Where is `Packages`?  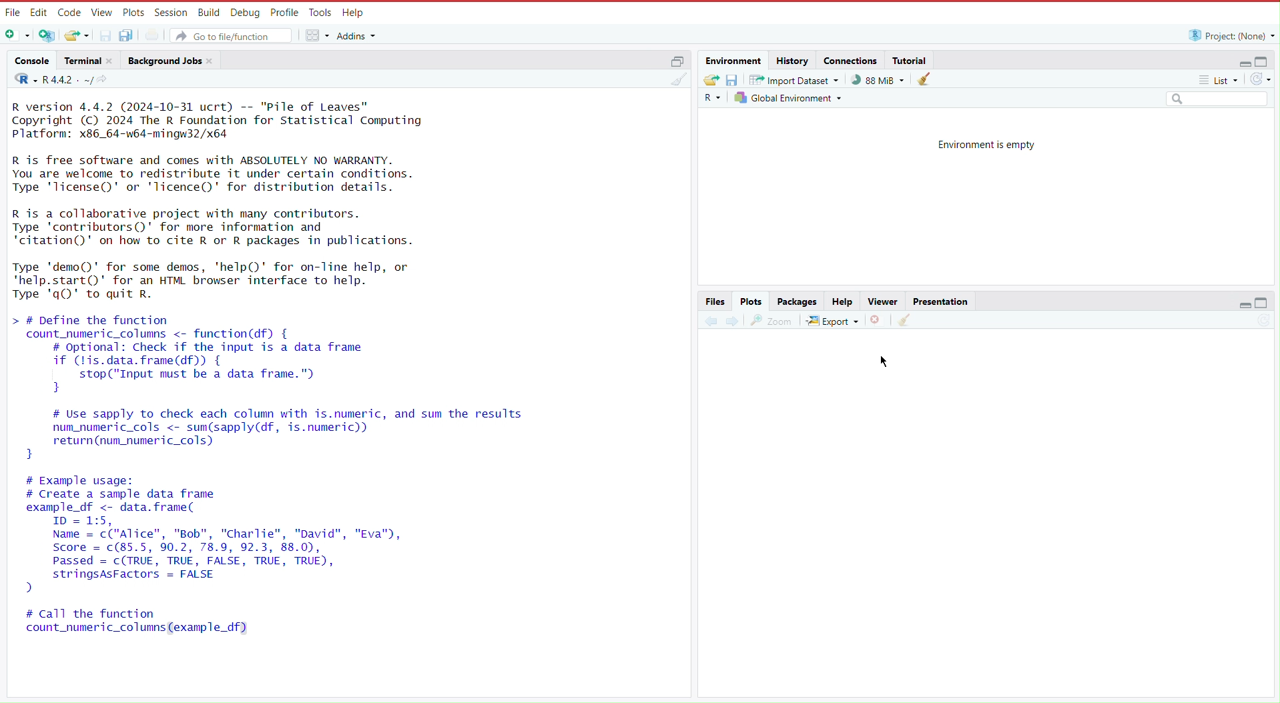
Packages is located at coordinates (798, 301).